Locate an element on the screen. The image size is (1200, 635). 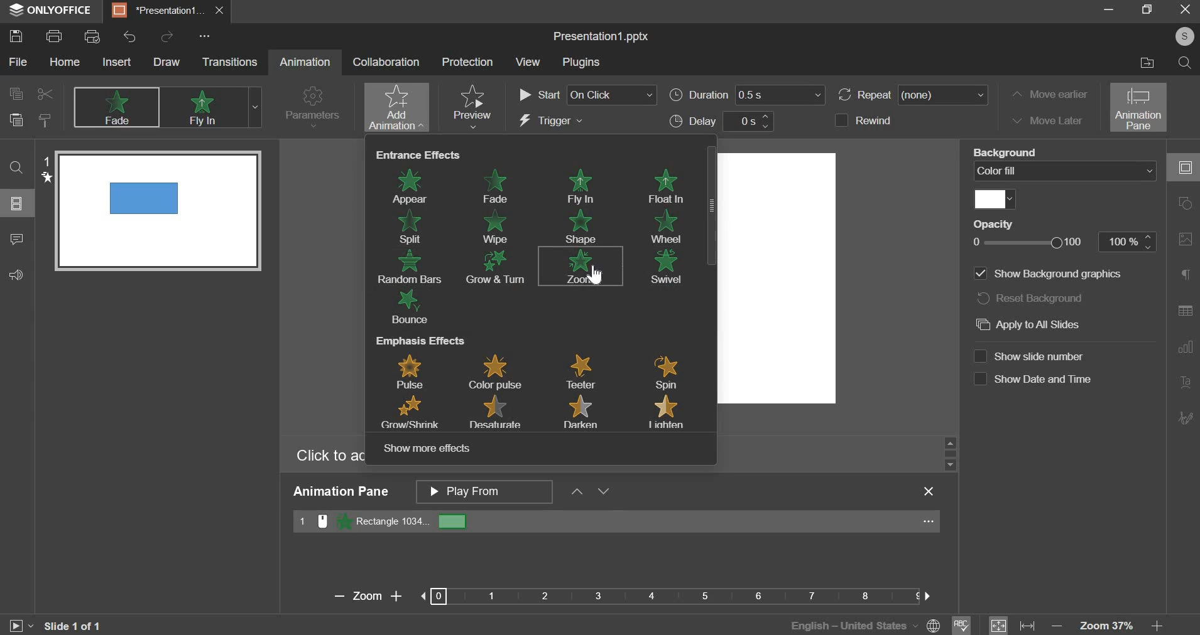
Cursor is located at coordinates (597, 275).